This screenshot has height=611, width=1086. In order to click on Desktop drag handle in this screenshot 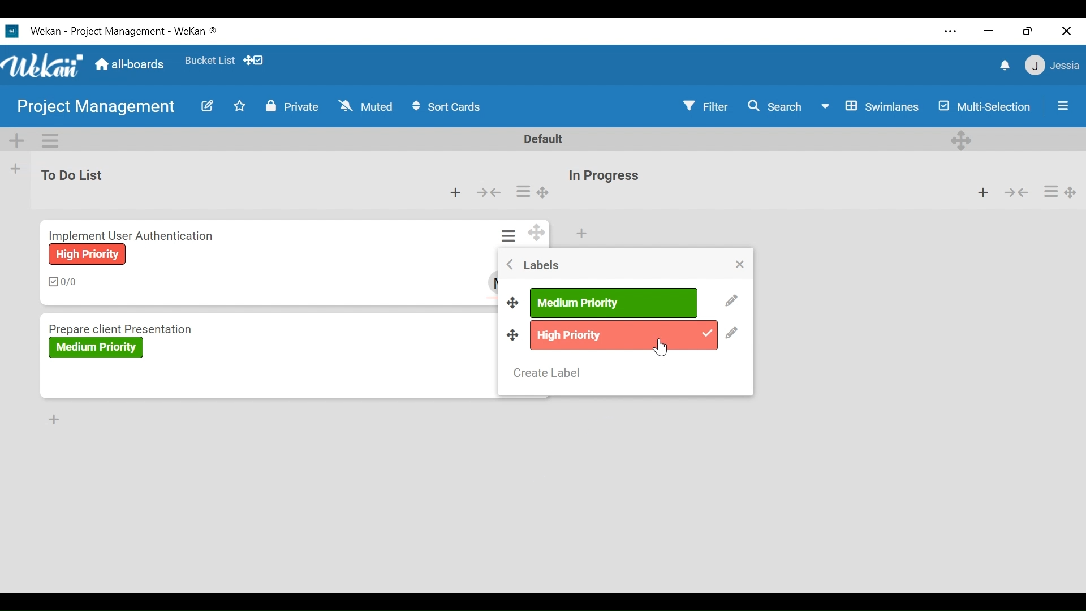, I will do `click(1071, 192)`.